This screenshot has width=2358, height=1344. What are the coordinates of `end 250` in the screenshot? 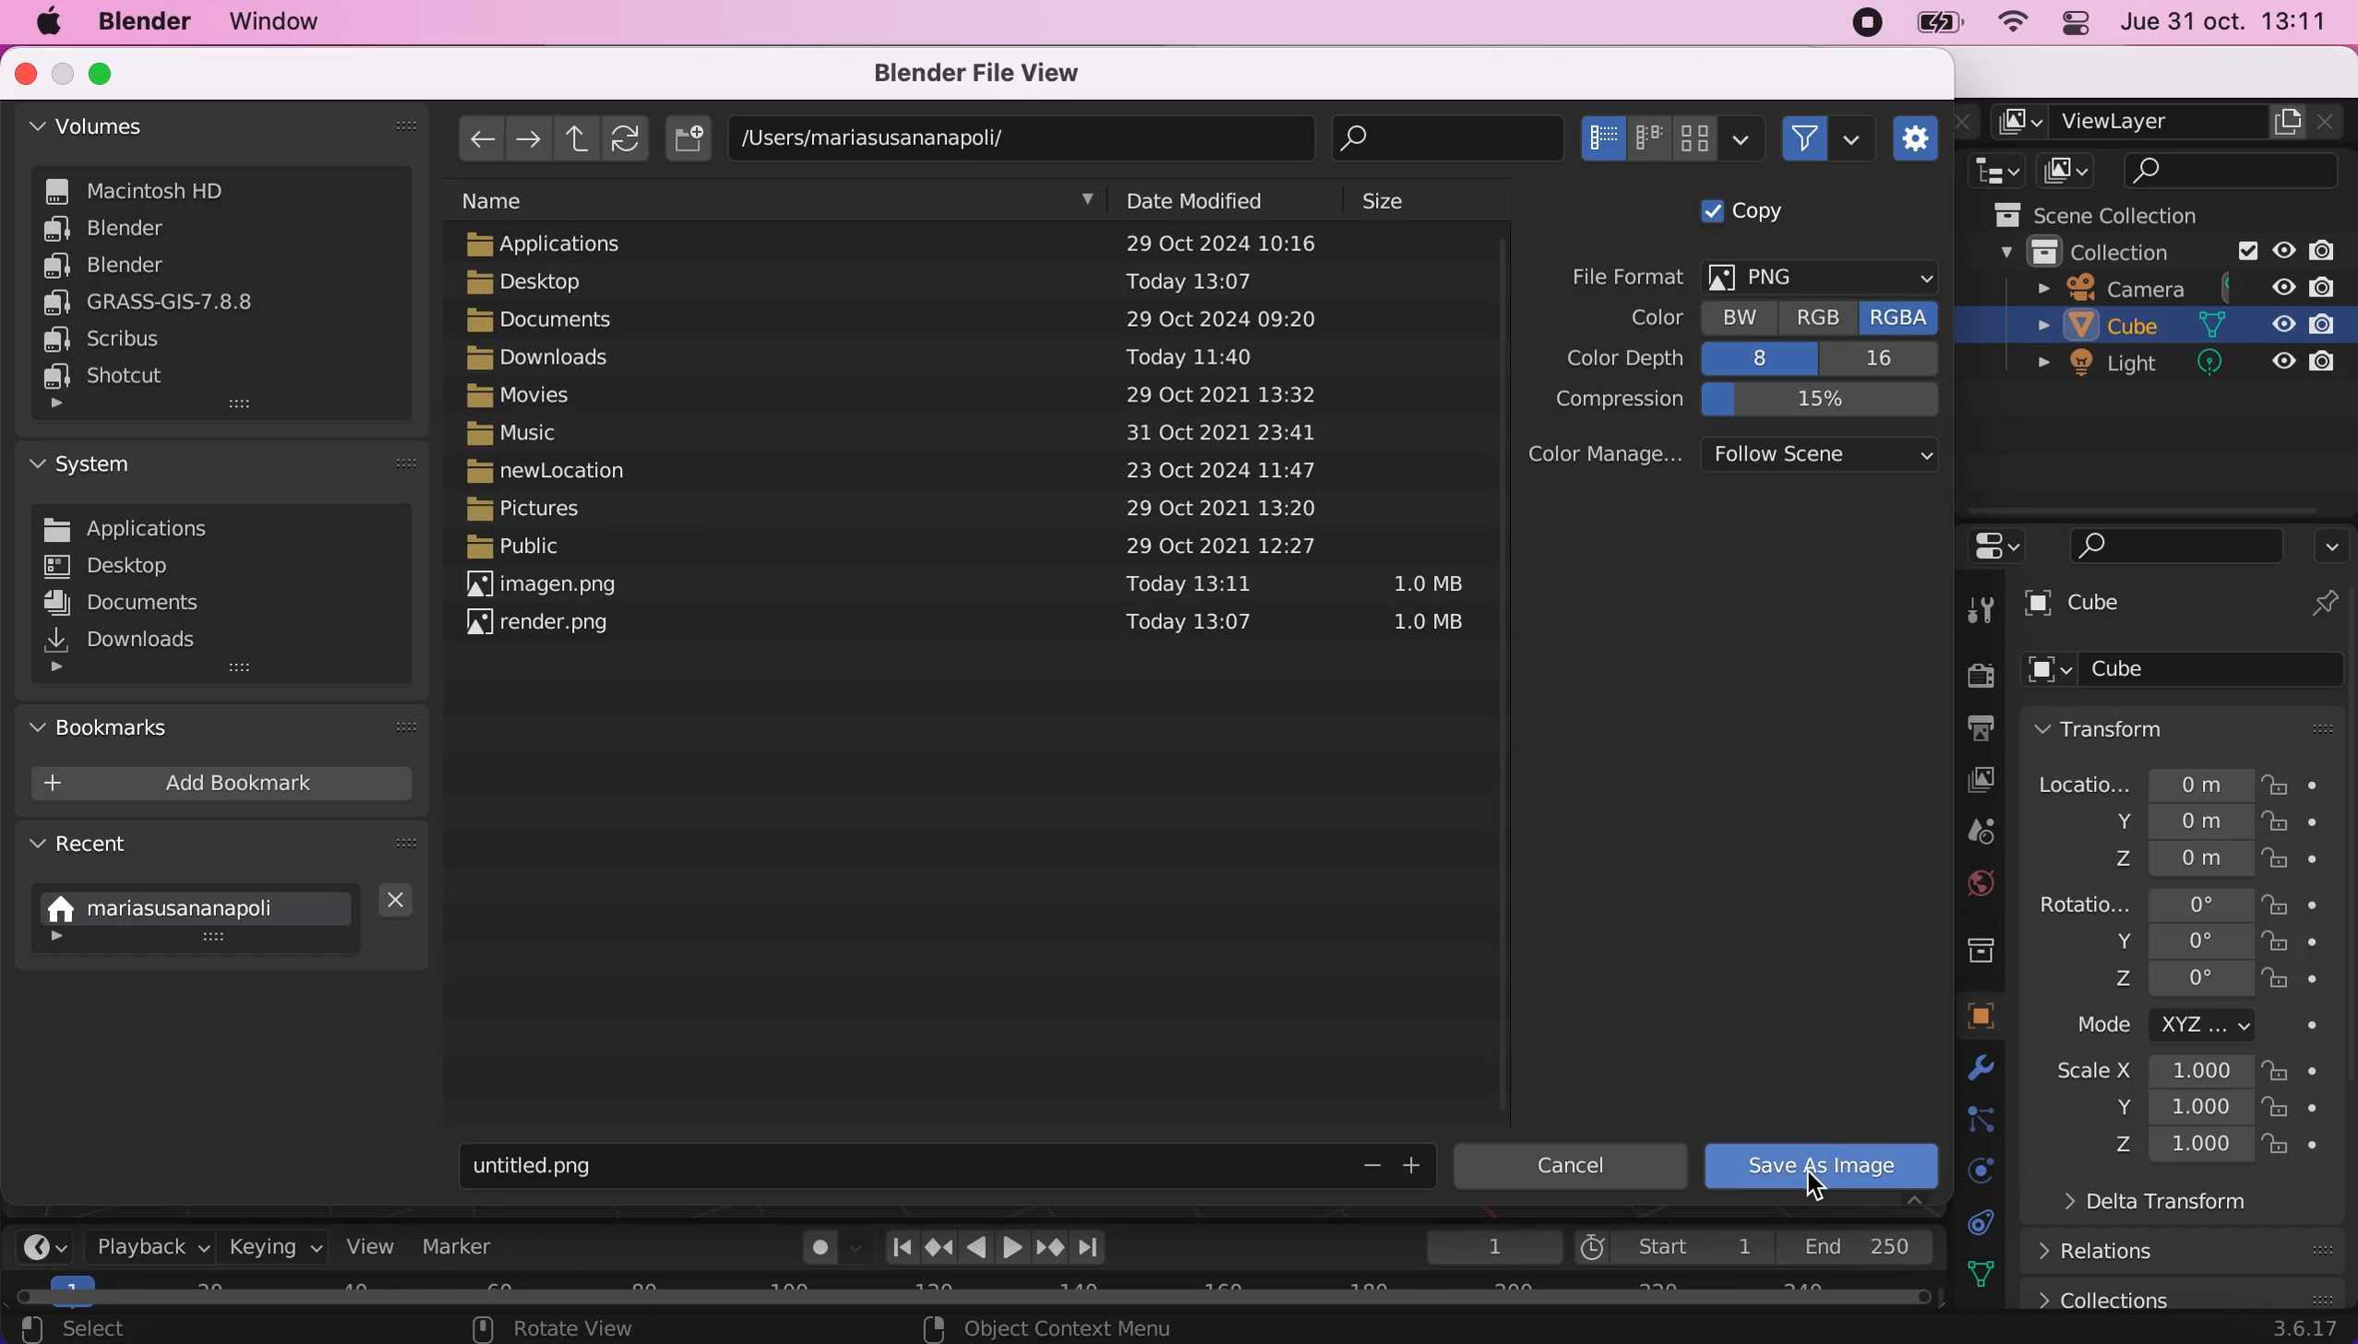 It's located at (1866, 1248).